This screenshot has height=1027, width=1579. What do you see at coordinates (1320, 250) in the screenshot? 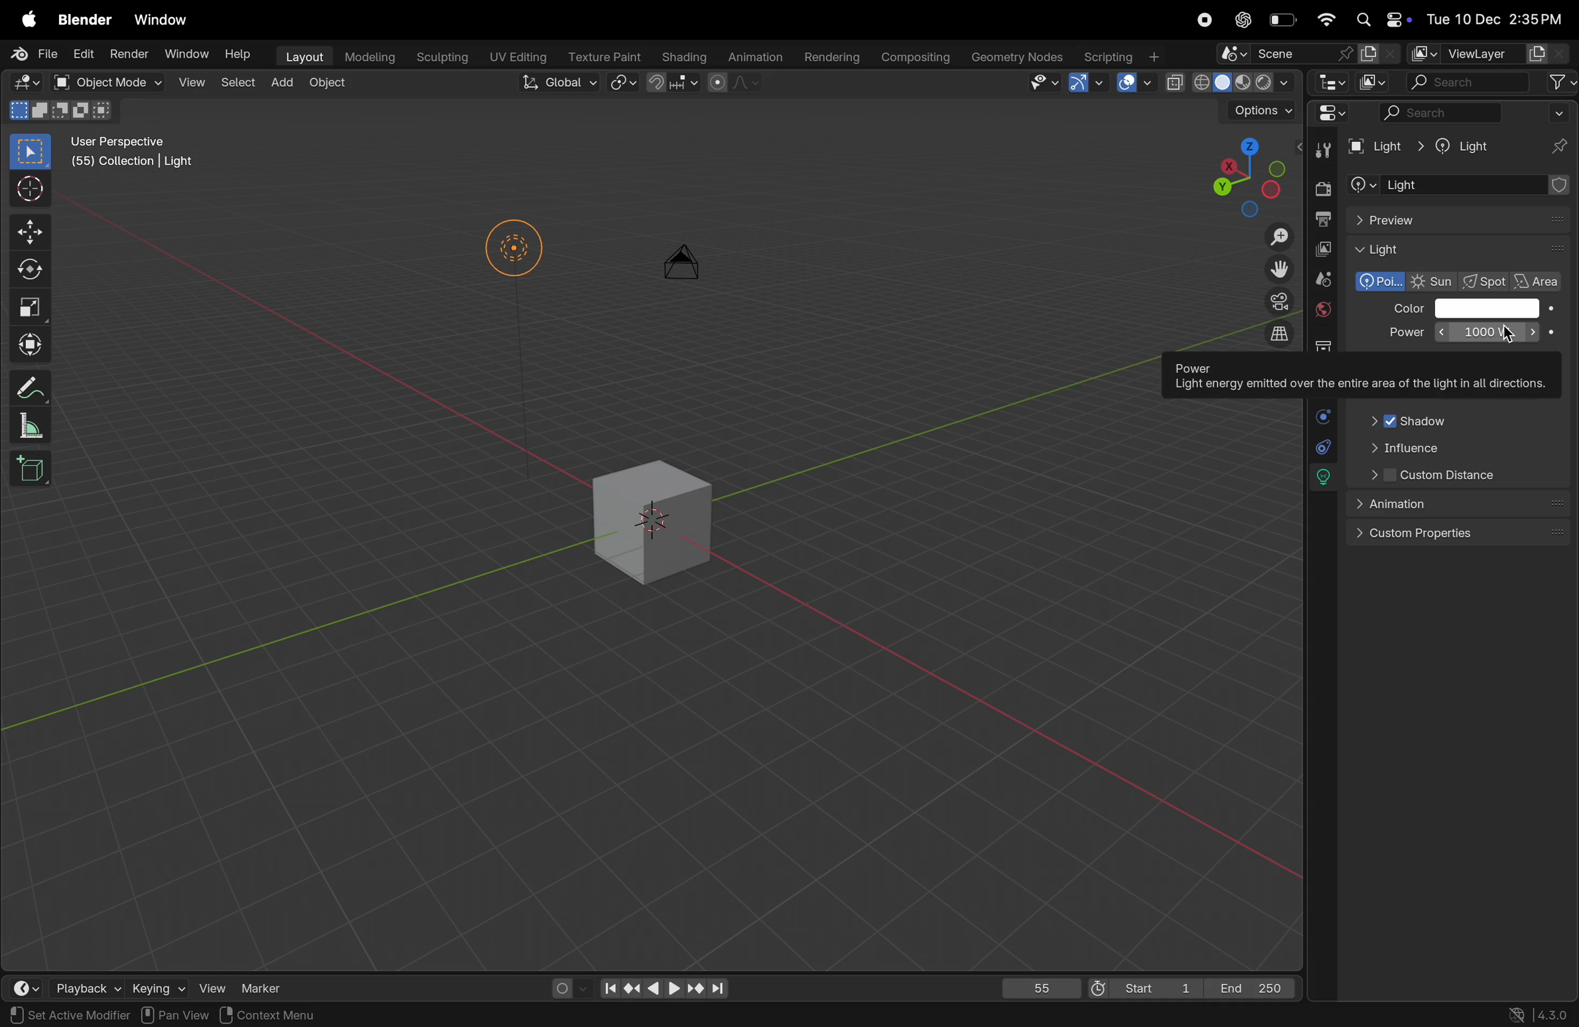
I see `view layer` at bounding box center [1320, 250].